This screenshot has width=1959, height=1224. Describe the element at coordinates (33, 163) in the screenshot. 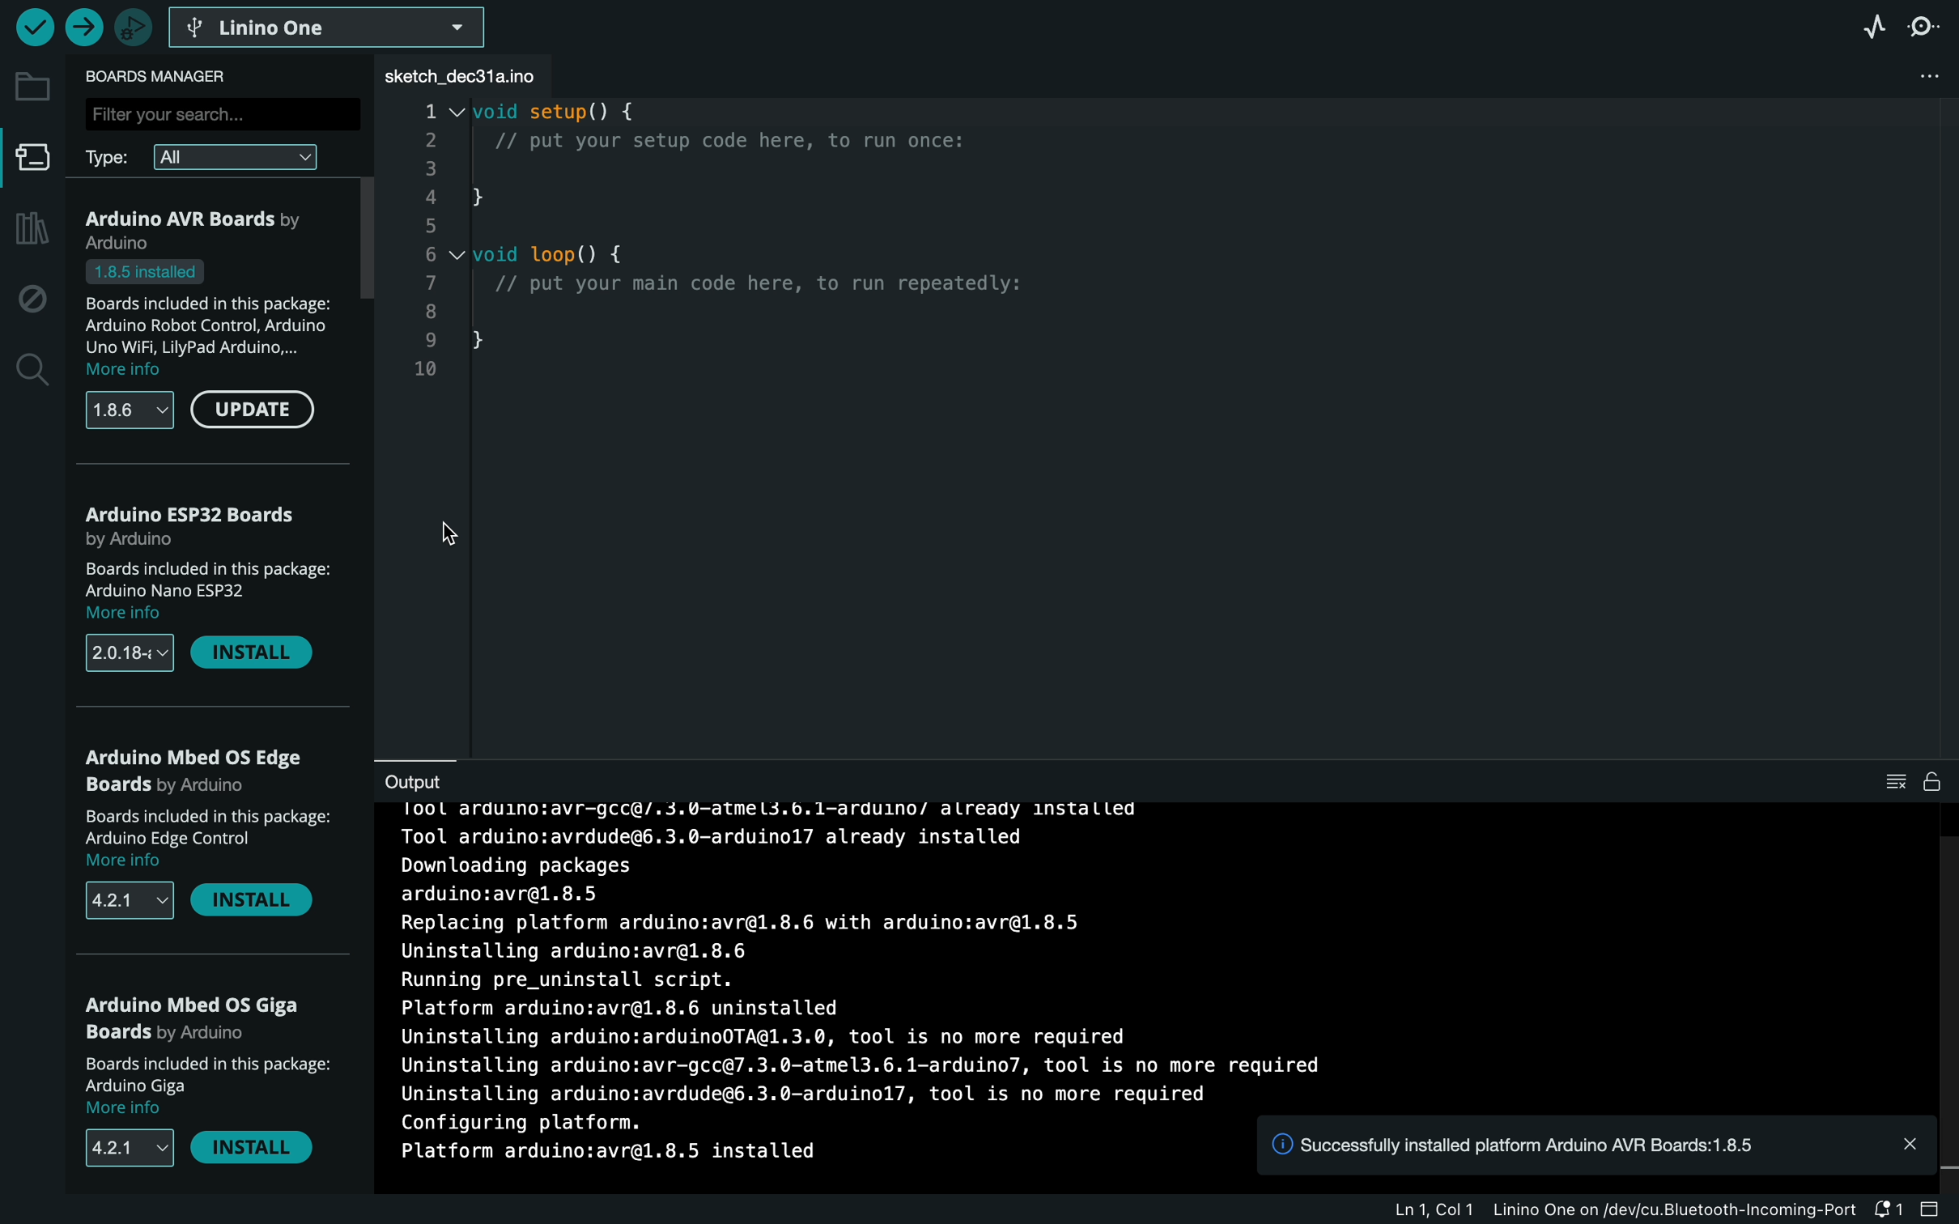

I see `board manager` at that location.